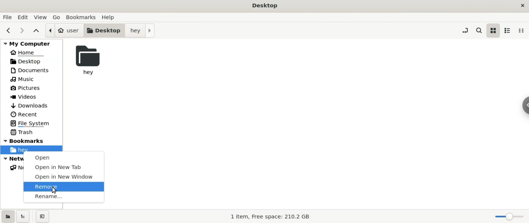  What do you see at coordinates (57, 17) in the screenshot?
I see `go ` at bounding box center [57, 17].